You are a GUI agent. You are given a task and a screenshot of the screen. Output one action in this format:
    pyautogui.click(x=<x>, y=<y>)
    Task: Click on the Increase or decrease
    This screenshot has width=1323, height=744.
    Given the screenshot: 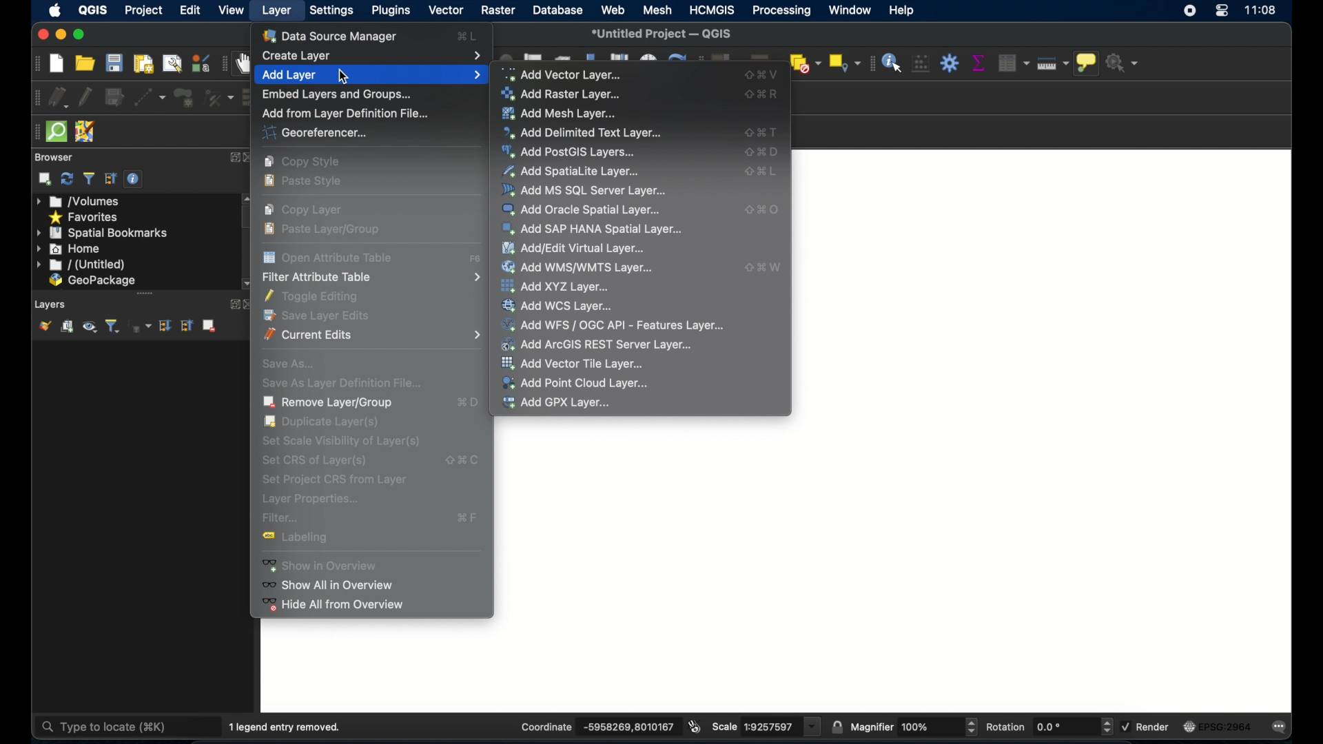 What is the action you would take?
    pyautogui.click(x=1106, y=727)
    